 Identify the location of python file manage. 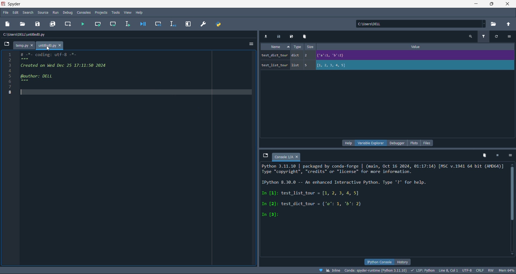
(218, 24).